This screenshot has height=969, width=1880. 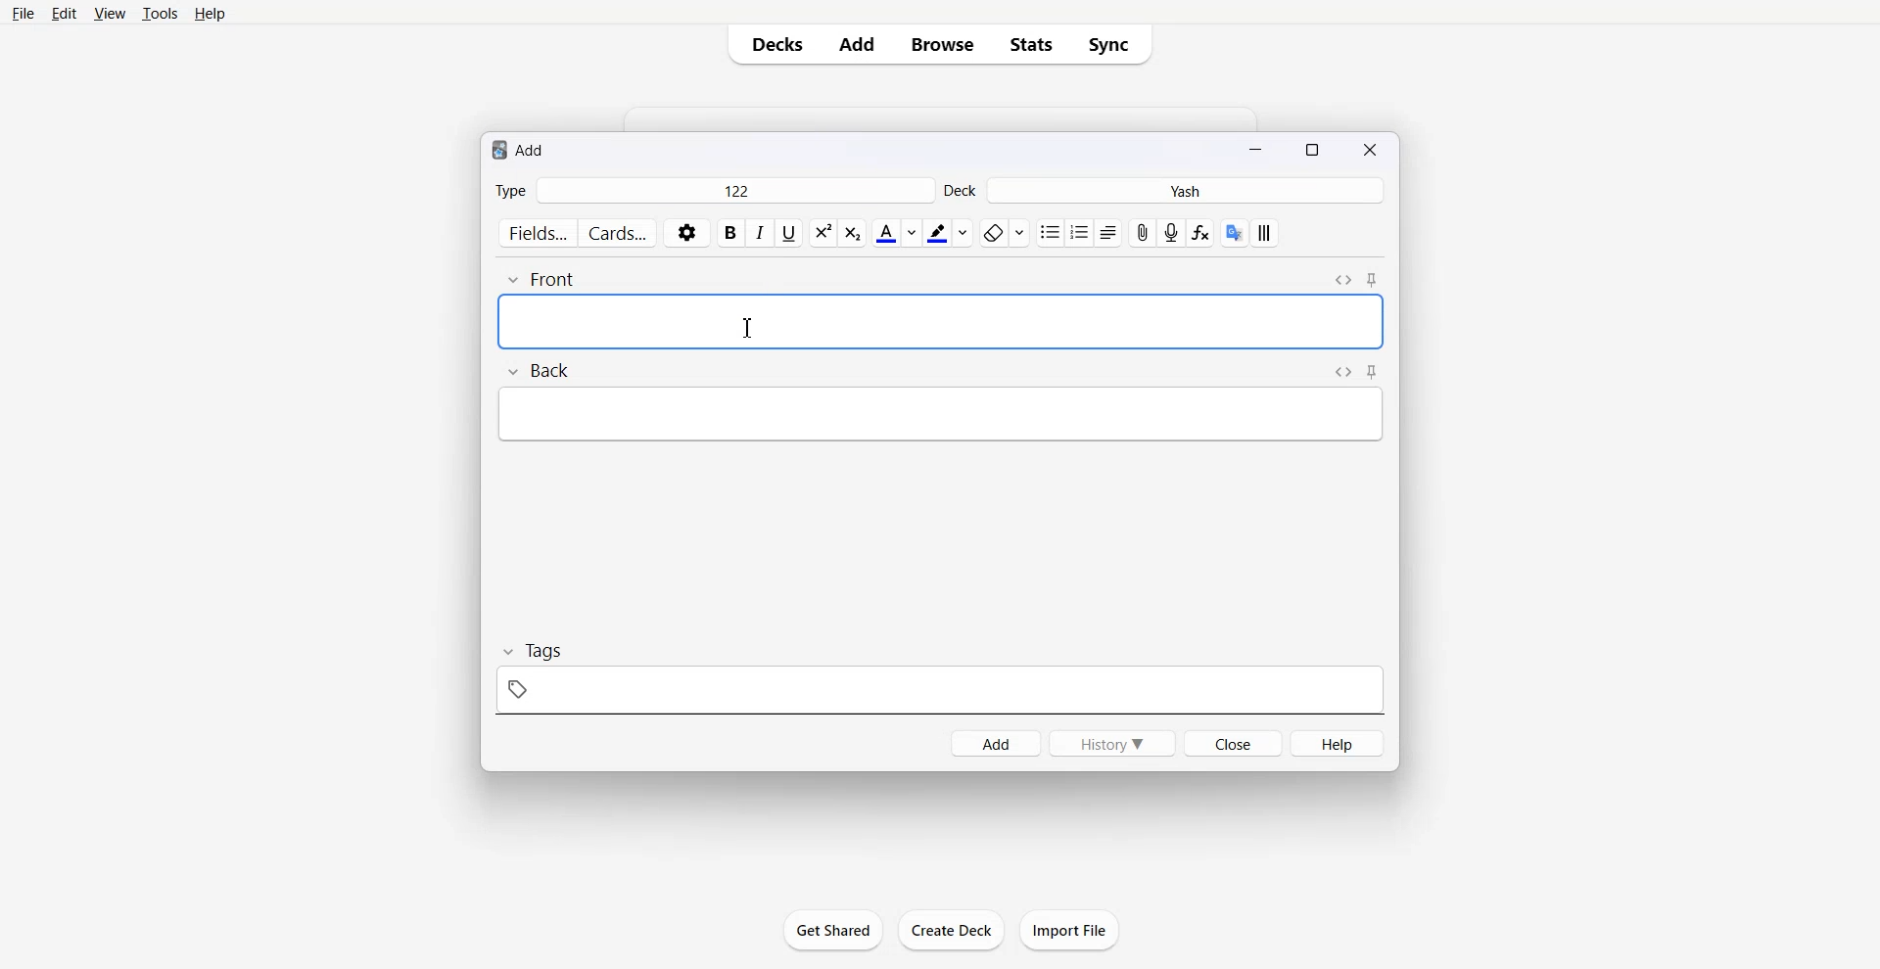 What do you see at coordinates (943, 44) in the screenshot?
I see `Browse` at bounding box center [943, 44].